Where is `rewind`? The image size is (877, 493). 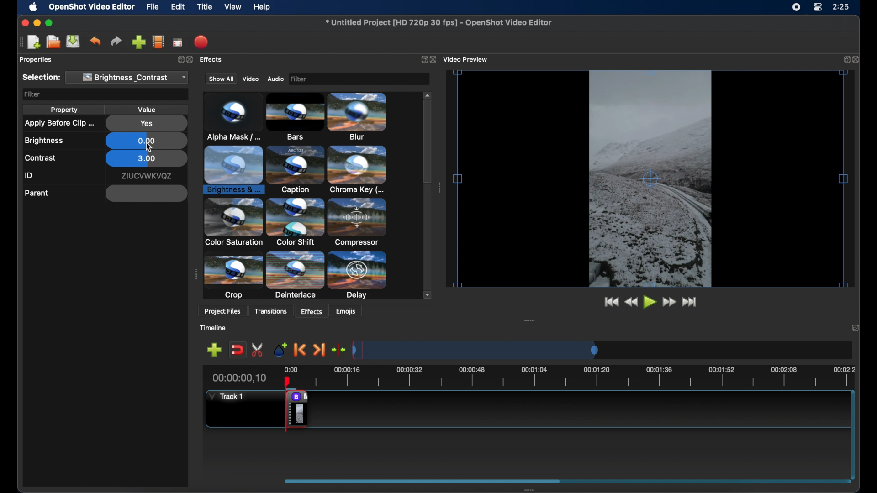 rewind is located at coordinates (631, 303).